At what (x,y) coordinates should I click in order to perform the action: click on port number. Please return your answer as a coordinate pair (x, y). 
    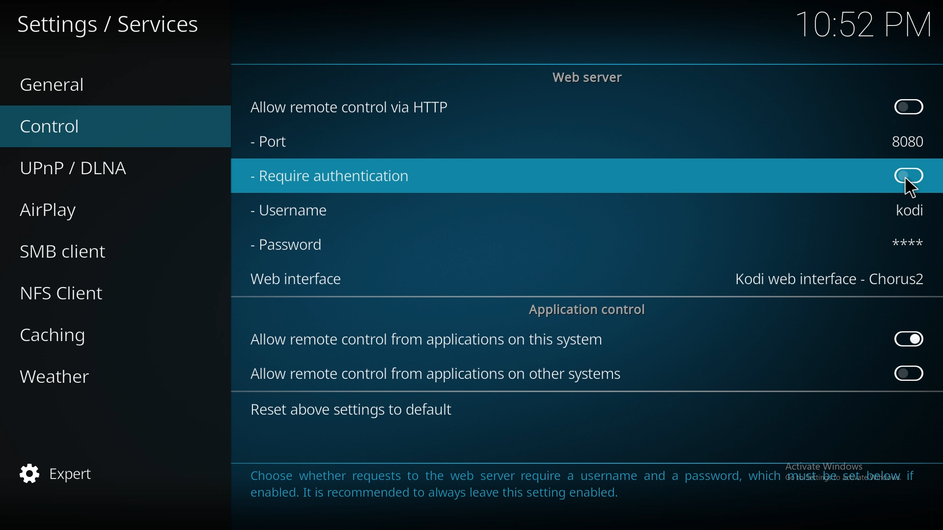
    Looking at the image, I should click on (909, 141).